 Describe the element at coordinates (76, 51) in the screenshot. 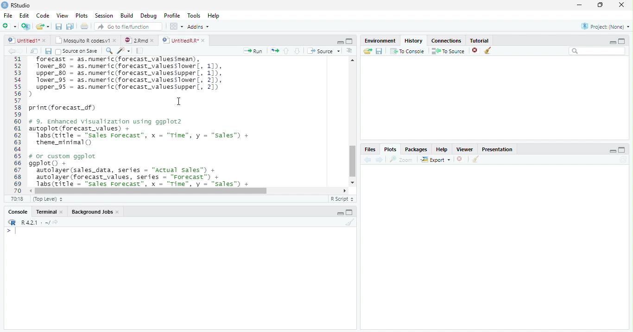

I see `Source on Save` at that location.